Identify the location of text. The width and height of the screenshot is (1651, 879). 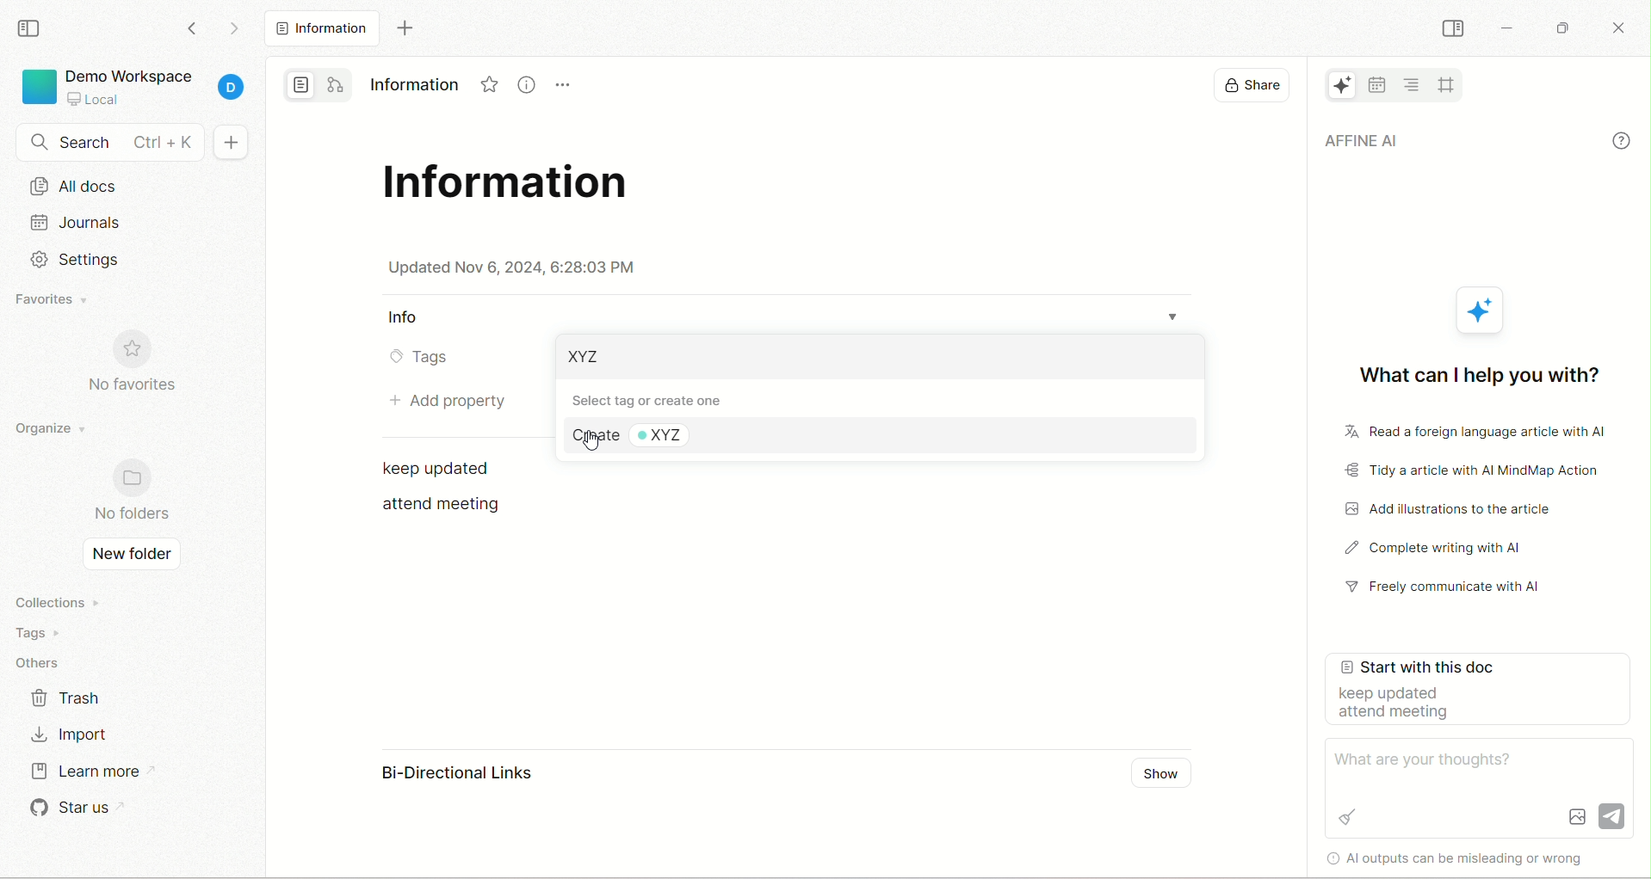
(443, 504).